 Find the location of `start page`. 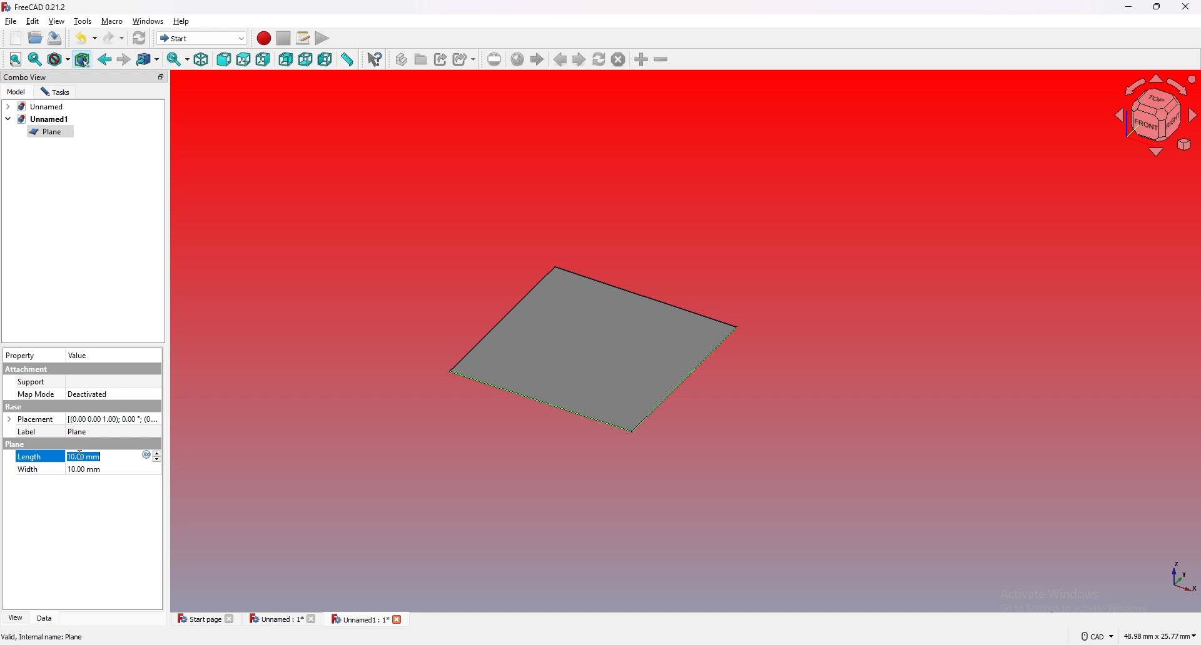

start page is located at coordinates (537, 59).